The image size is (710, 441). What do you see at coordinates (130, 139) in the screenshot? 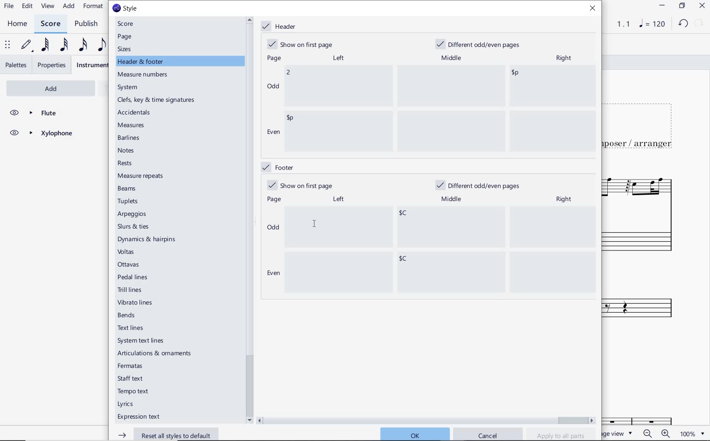
I see `barlines` at bounding box center [130, 139].